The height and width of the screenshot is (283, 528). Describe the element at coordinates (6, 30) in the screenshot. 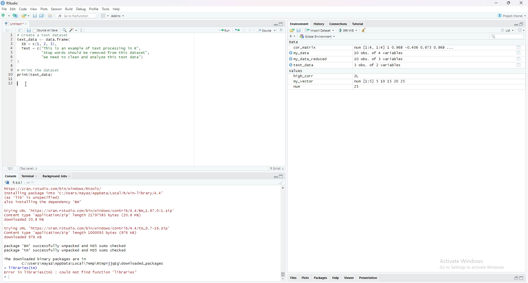

I see `go backward` at that location.